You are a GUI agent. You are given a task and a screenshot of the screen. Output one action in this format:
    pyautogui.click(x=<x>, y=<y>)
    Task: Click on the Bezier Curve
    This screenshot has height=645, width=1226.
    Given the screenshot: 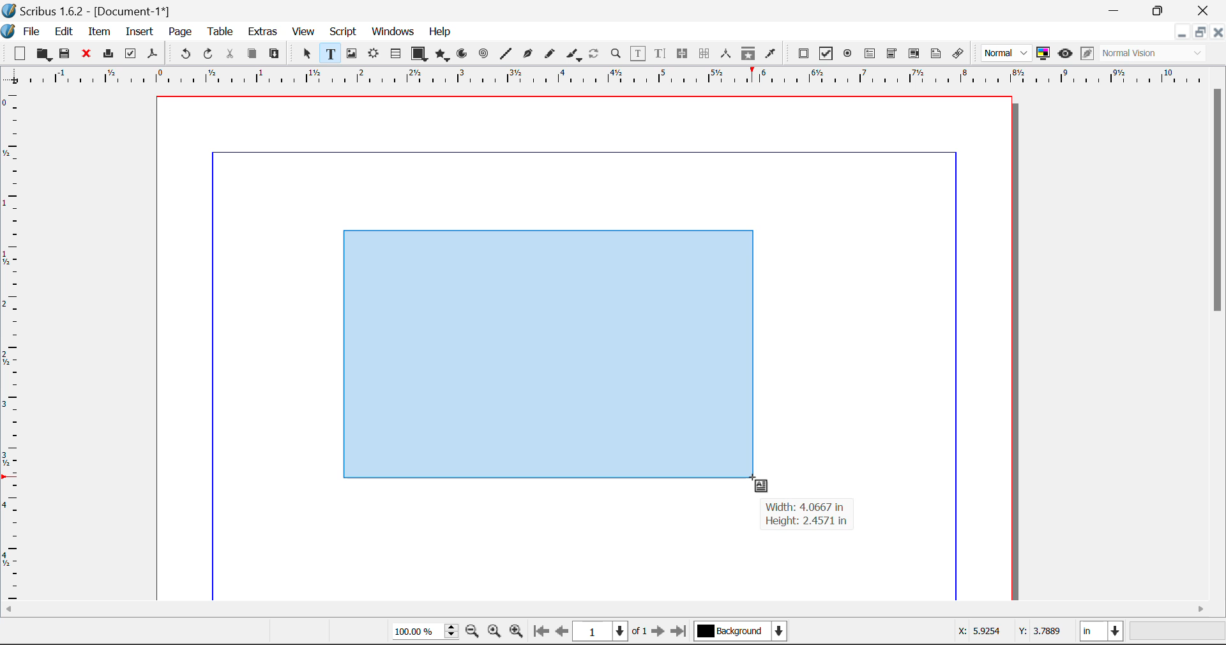 What is the action you would take?
    pyautogui.click(x=526, y=54)
    